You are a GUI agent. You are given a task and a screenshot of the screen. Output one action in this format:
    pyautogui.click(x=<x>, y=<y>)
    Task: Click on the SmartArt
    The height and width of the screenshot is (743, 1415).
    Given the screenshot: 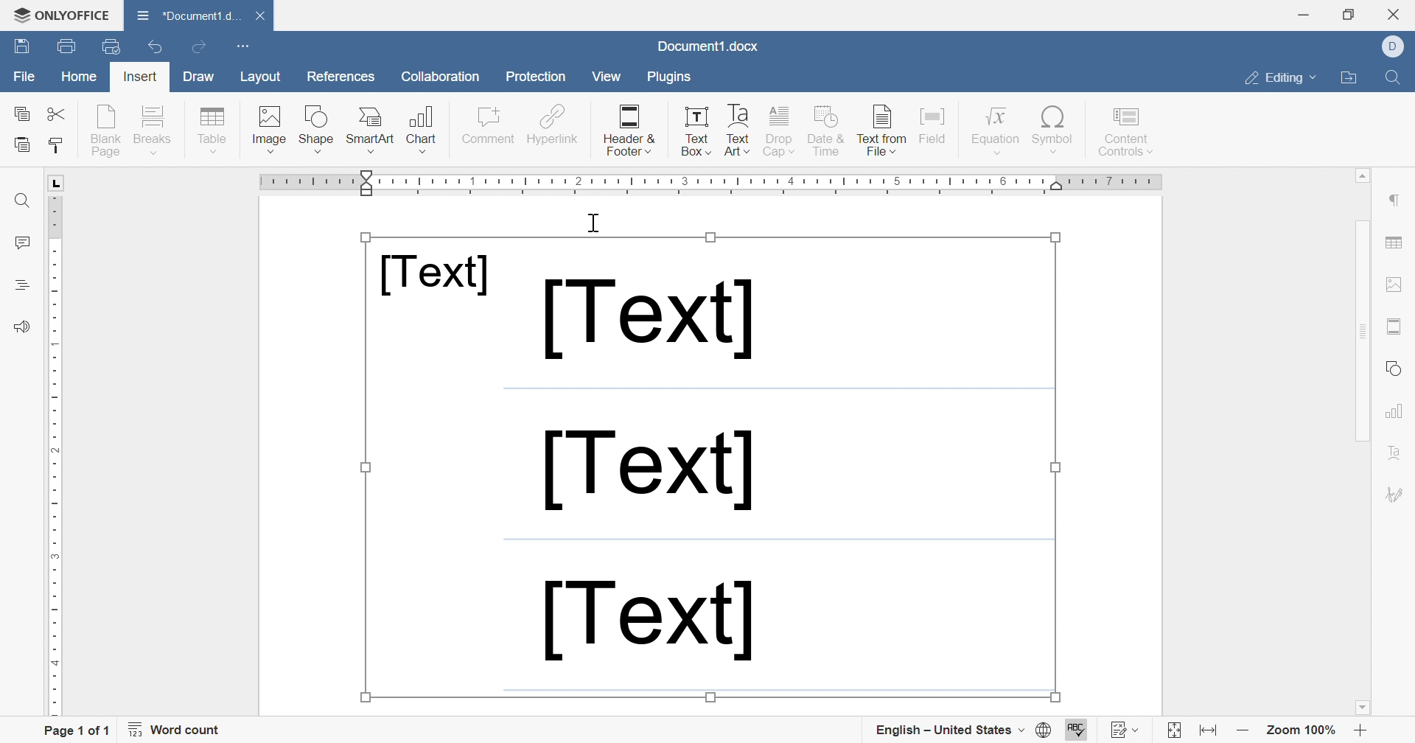 What is the action you would take?
    pyautogui.click(x=371, y=128)
    